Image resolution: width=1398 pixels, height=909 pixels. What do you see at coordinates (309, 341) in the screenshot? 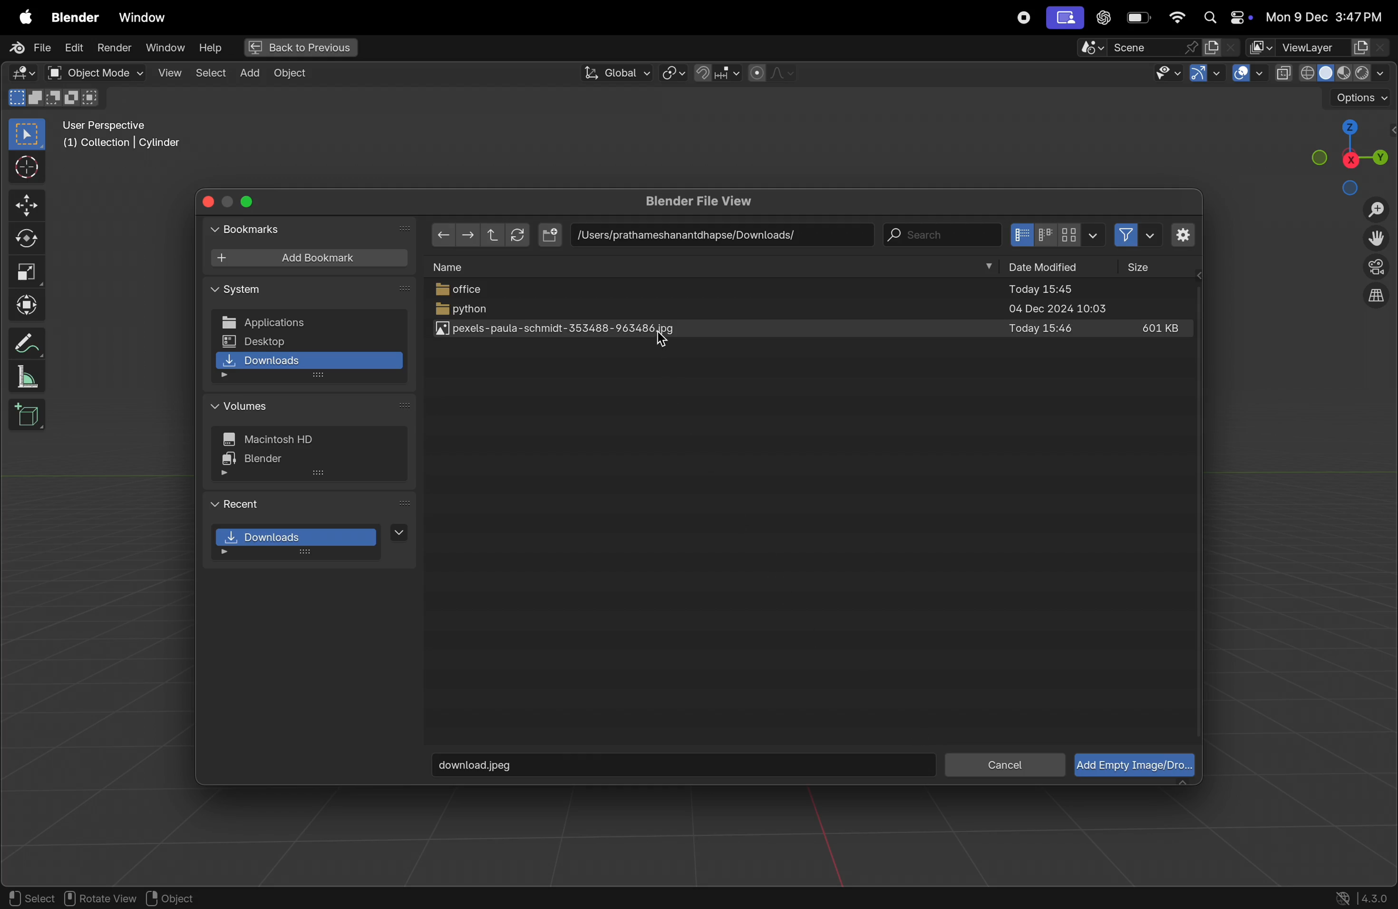
I see `desktop` at bounding box center [309, 341].